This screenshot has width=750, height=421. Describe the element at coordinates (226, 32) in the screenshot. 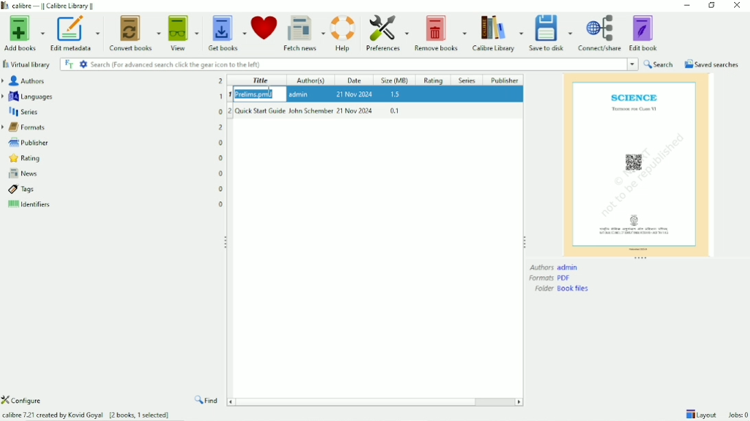

I see `Get books` at that location.